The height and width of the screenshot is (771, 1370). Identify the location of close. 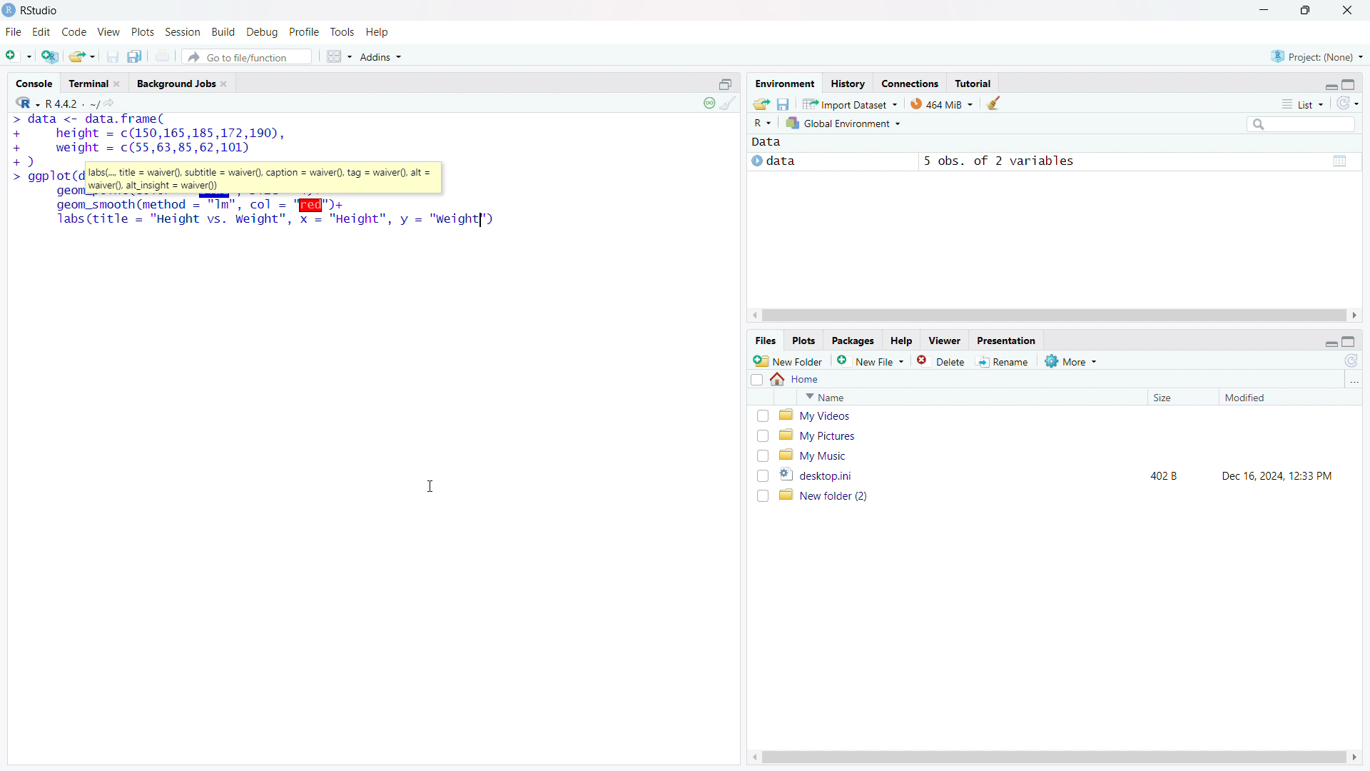
(116, 84).